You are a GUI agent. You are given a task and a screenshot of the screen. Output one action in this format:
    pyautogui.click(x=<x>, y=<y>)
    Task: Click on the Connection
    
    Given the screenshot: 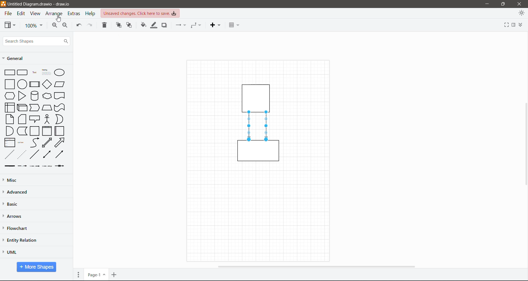 What is the action you would take?
    pyautogui.click(x=180, y=25)
    